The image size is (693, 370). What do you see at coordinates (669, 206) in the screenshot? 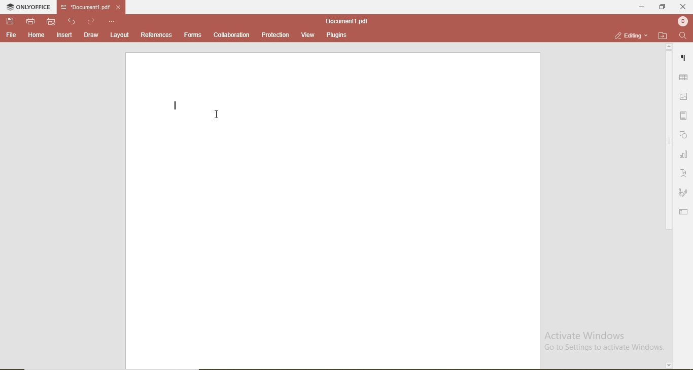
I see `scroll bar` at bounding box center [669, 206].